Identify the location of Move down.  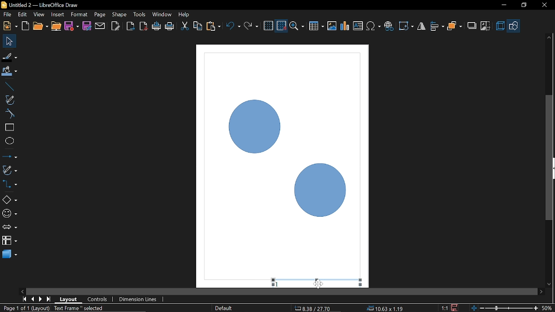
(549, 285).